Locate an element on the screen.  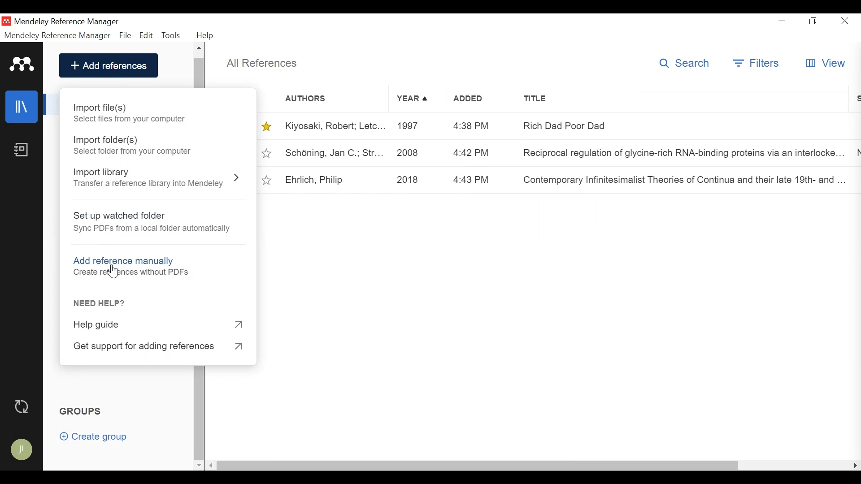
Edit is located at coordinates (147, 35).